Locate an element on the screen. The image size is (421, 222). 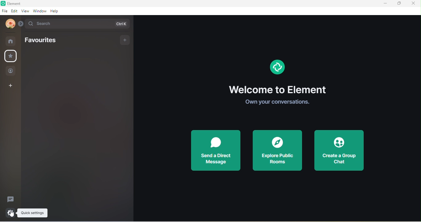
window is located at coordinates (40, 11).